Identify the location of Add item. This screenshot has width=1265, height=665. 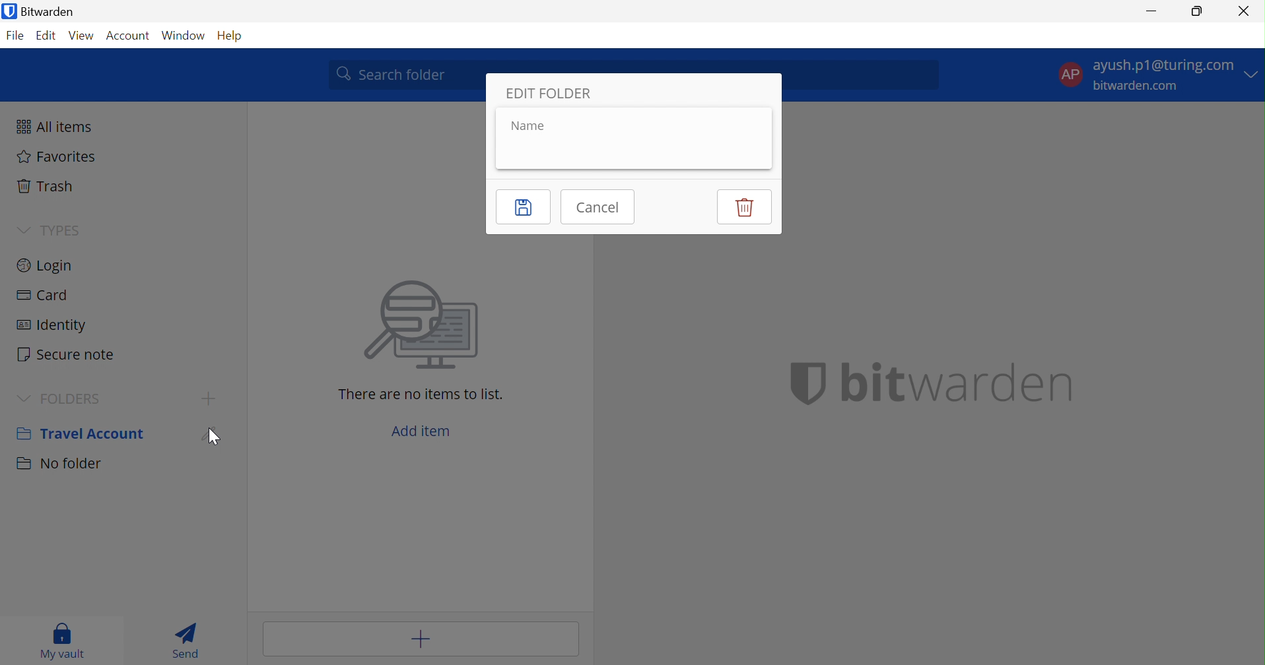
(423, 428).